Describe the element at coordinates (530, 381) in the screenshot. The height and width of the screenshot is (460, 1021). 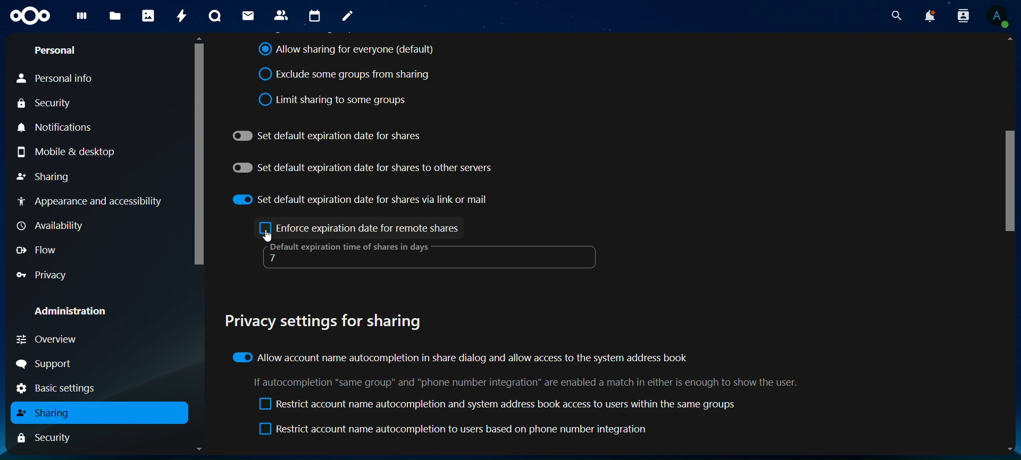
I see `text` at that location.